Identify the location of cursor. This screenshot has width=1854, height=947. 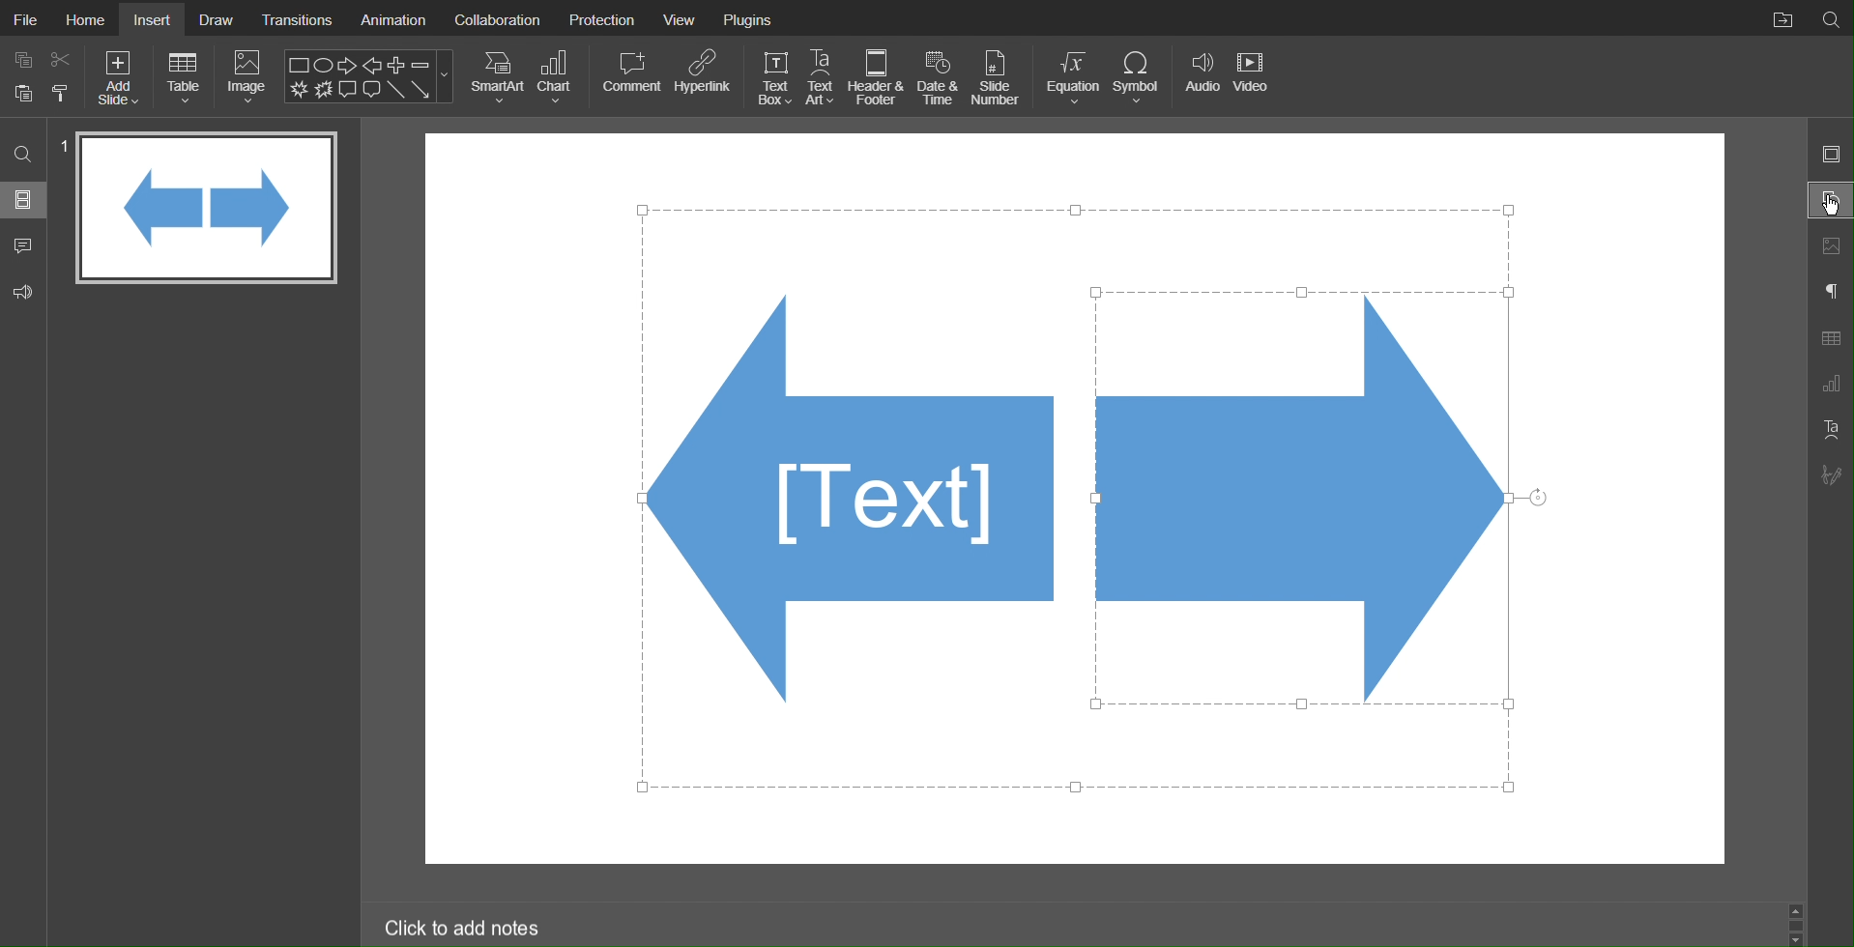
(1830, 207).